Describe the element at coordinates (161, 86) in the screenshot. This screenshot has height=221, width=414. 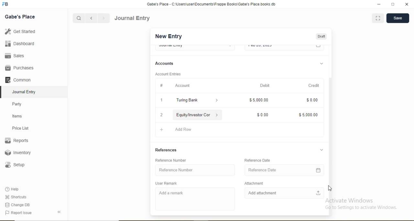
I see `#` at that location.